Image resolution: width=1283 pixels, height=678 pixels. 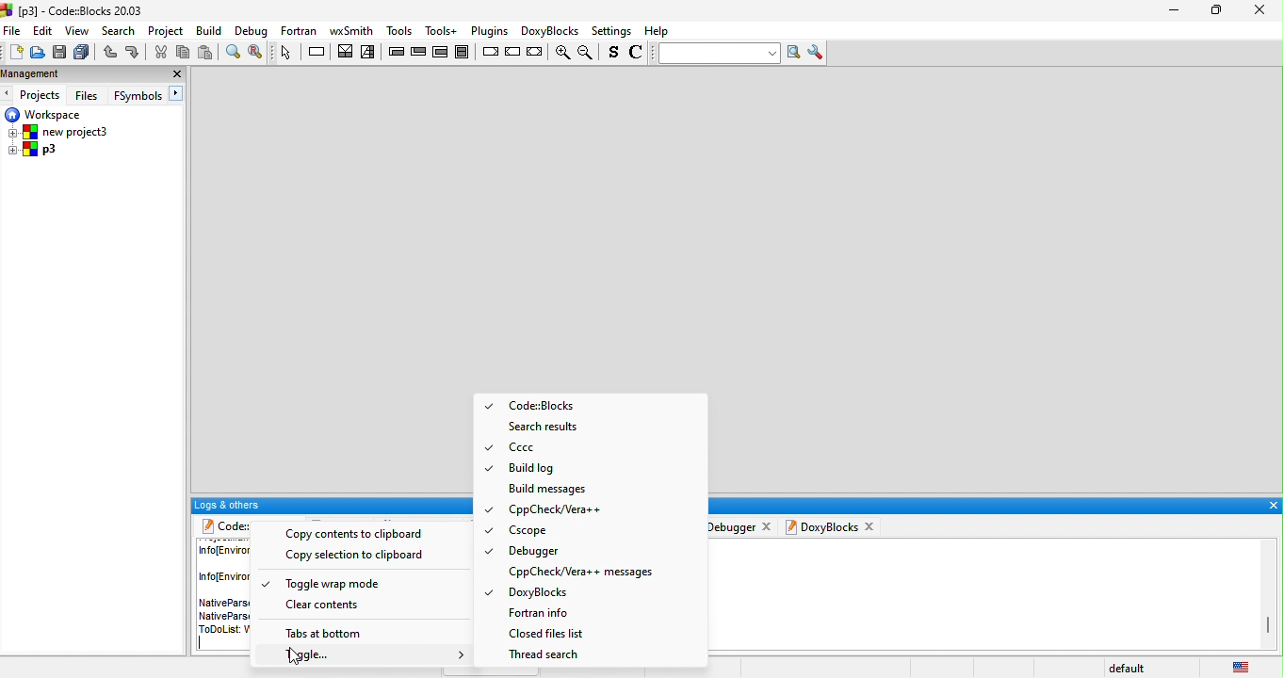 I want to click on redo, so click(x=135, y=53).